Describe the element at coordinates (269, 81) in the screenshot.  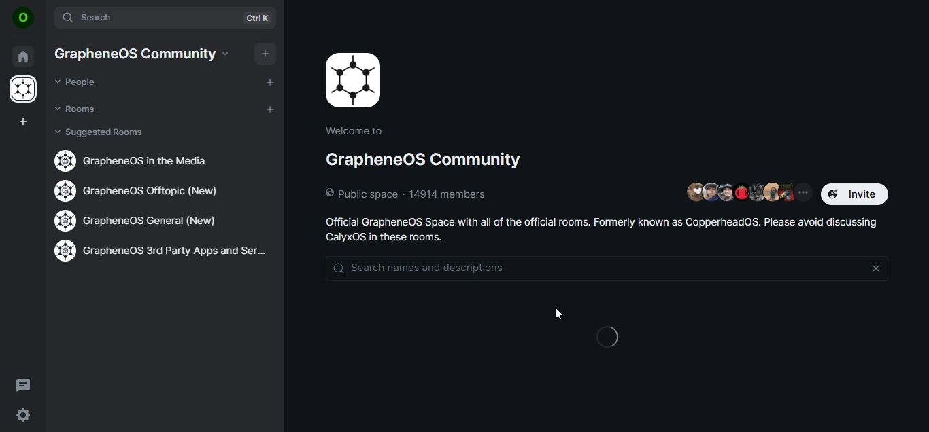
I see `start chat` at that location.